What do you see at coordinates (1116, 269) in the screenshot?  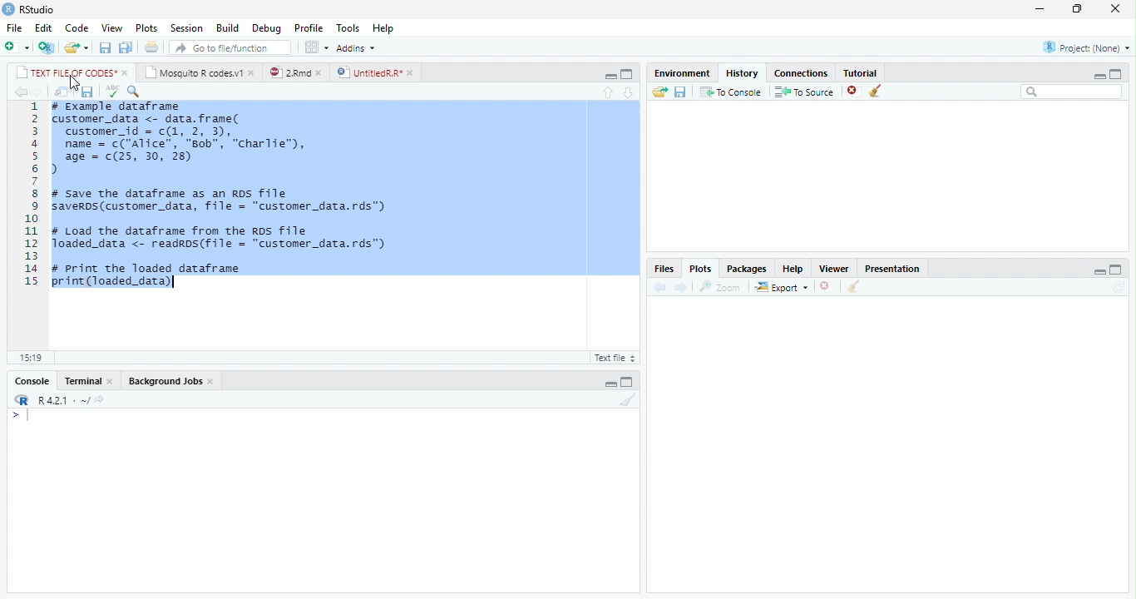 I see `maximize` at bounding box center [1116, 269].